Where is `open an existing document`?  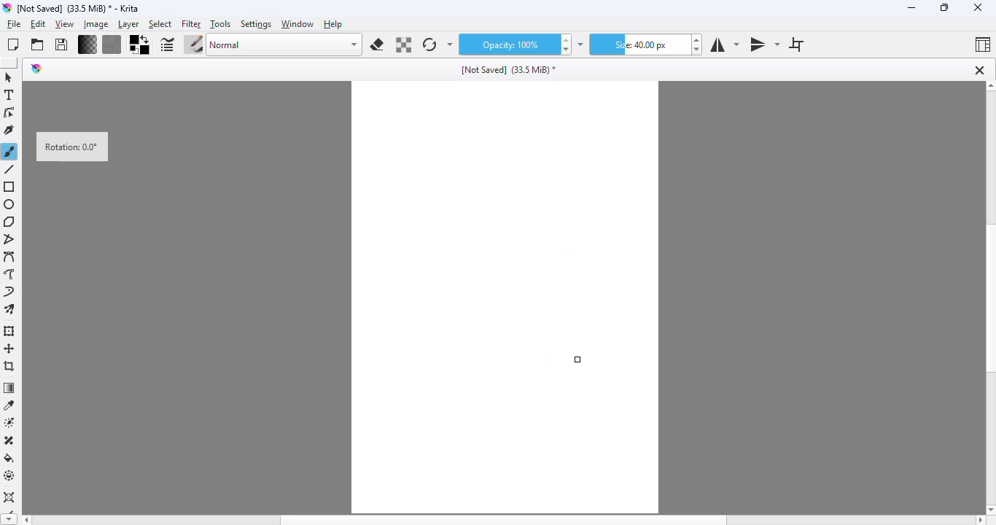 open an existing document is located at coordinates (37, 45).